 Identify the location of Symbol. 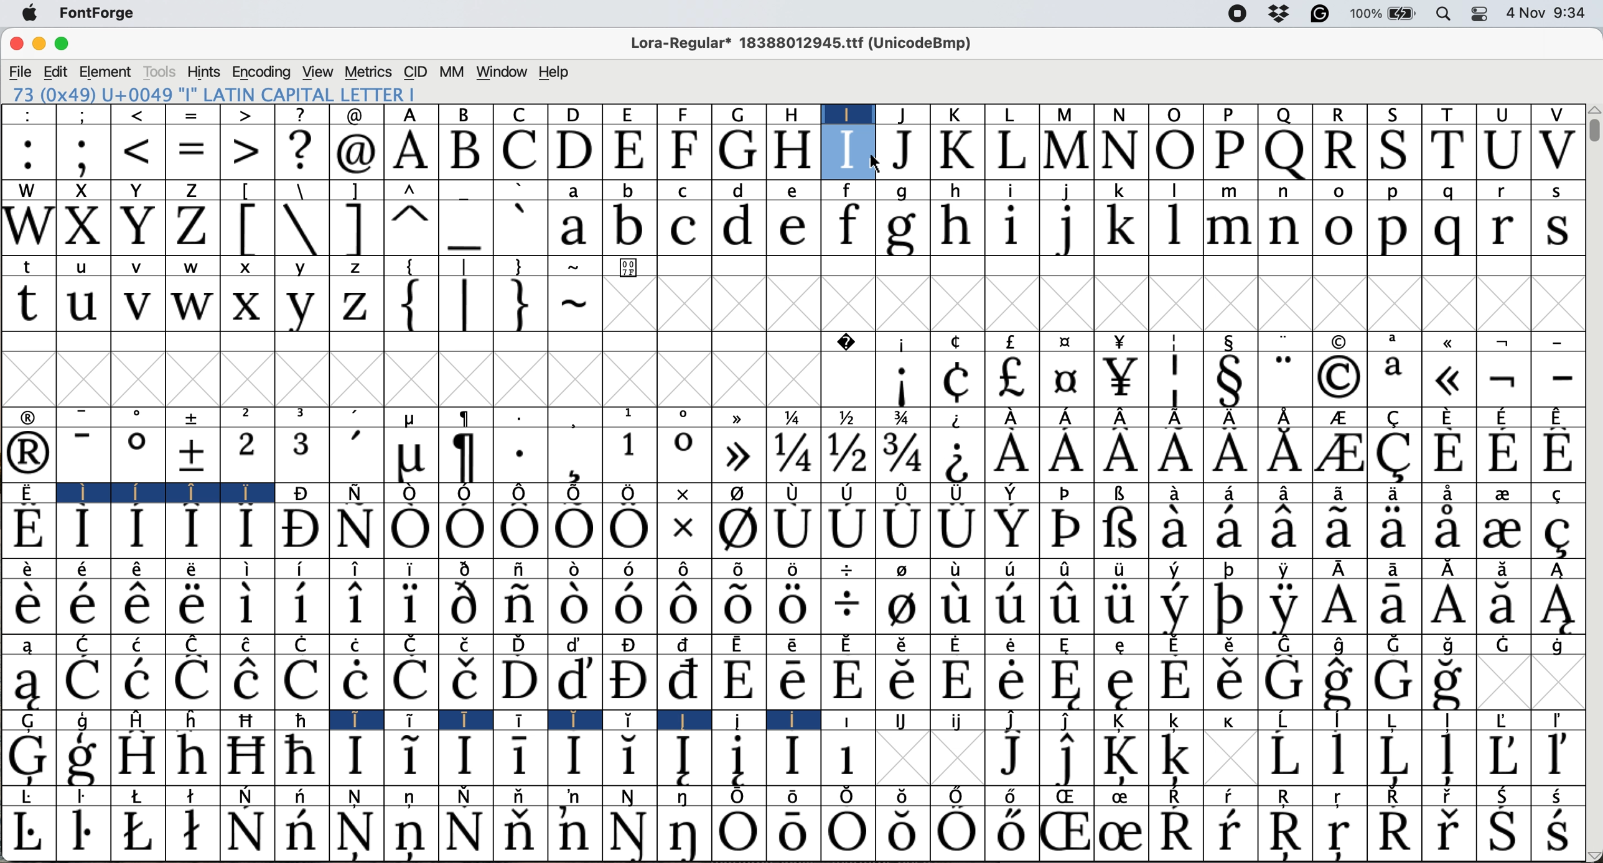
(958, 795).